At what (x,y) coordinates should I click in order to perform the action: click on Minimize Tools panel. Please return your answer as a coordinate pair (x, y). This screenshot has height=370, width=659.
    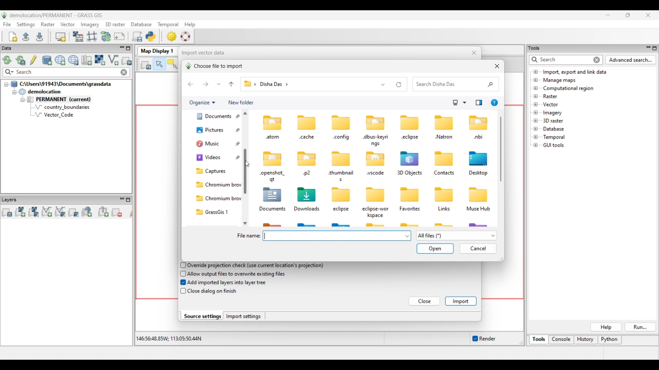
    Looking at the image, I should click on (647, 48).